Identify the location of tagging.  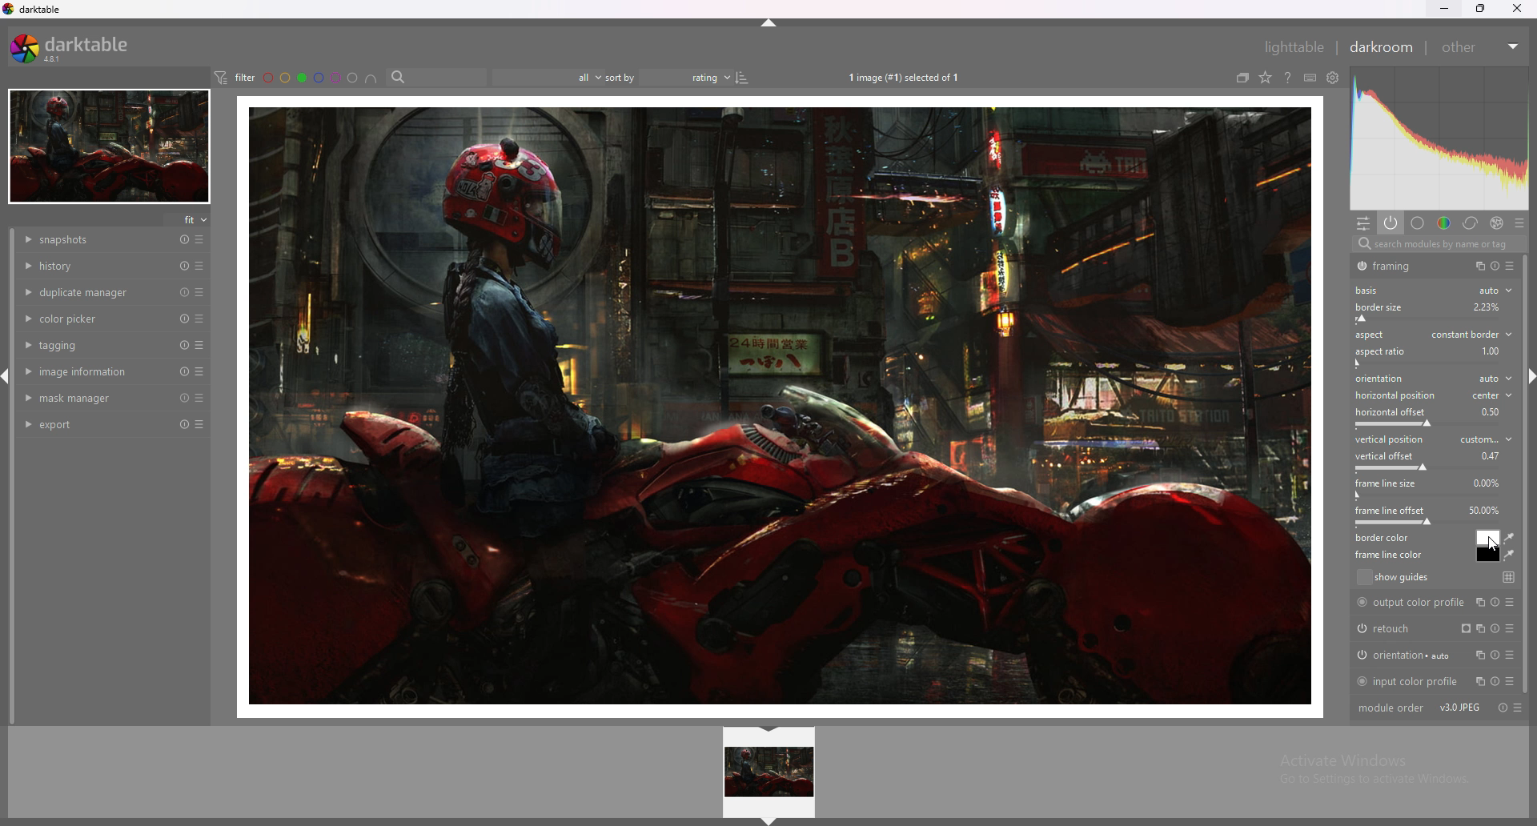
(94, 345).